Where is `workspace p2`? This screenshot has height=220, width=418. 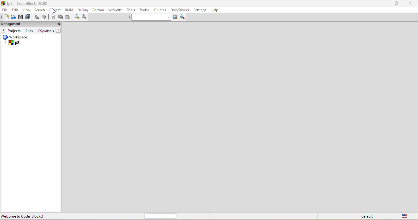
workspace p2 is located at coordinates (19, 41).